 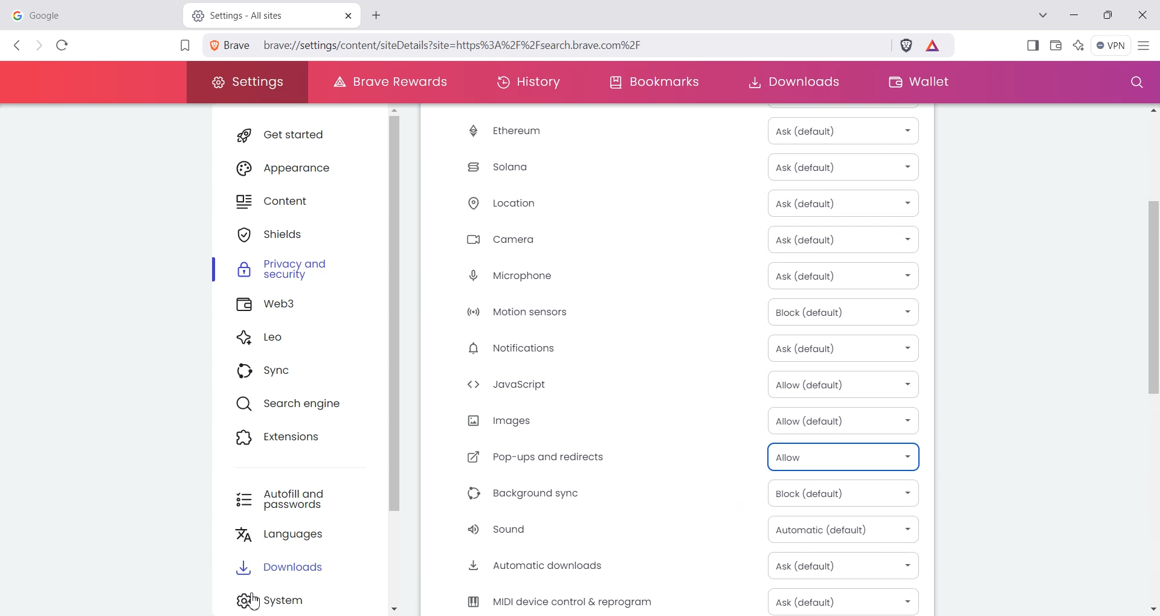 I want to click on Wallet, so click(x=1056, y=44).